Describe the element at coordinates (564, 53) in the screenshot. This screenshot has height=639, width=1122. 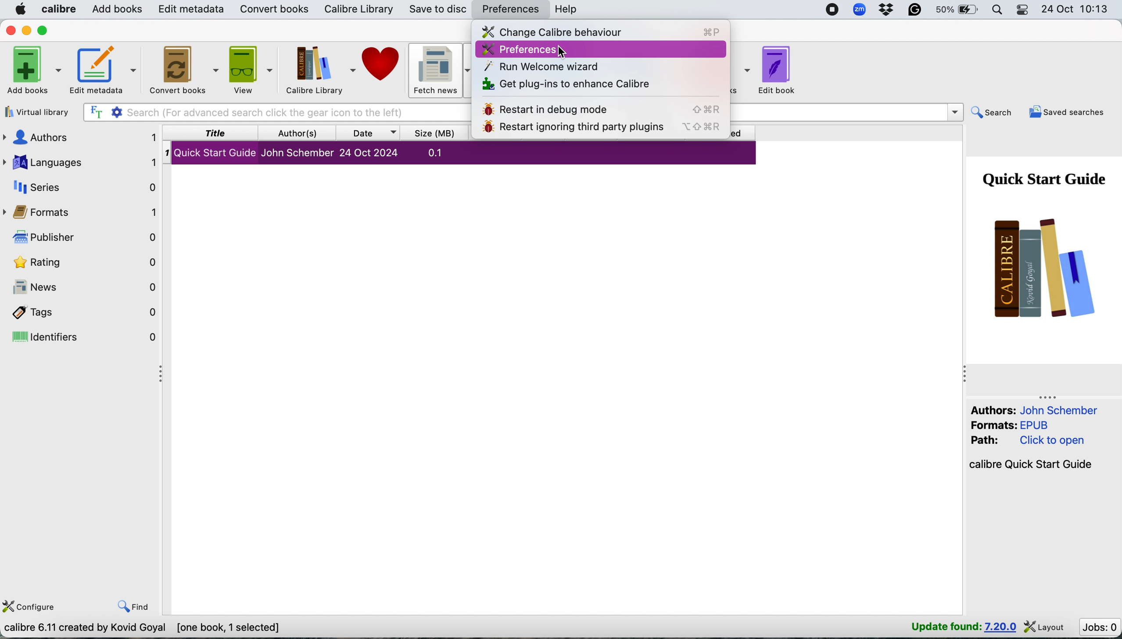
I see `cursor` at that location.